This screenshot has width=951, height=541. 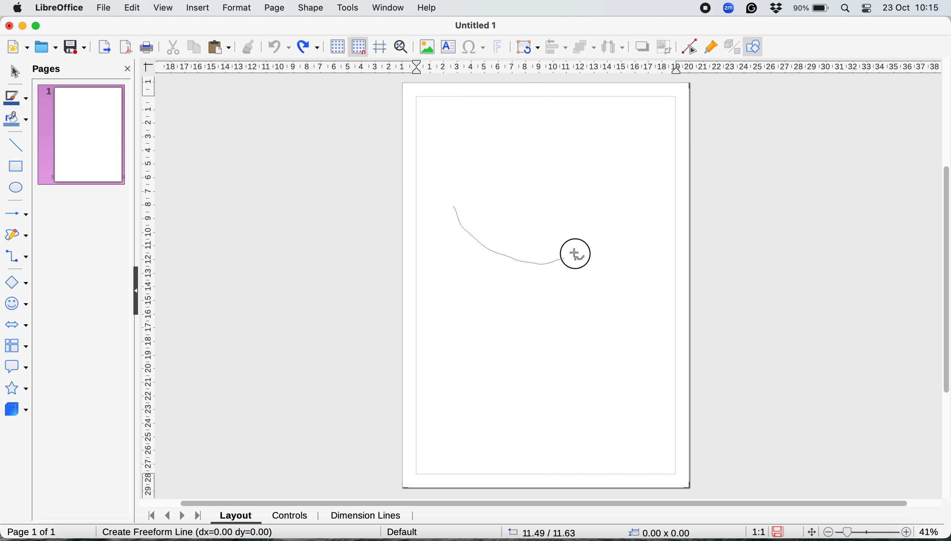 What do you see at coordinates (15, 97) in the screenshot?
I see `line color` at bounding box center [15, 97].